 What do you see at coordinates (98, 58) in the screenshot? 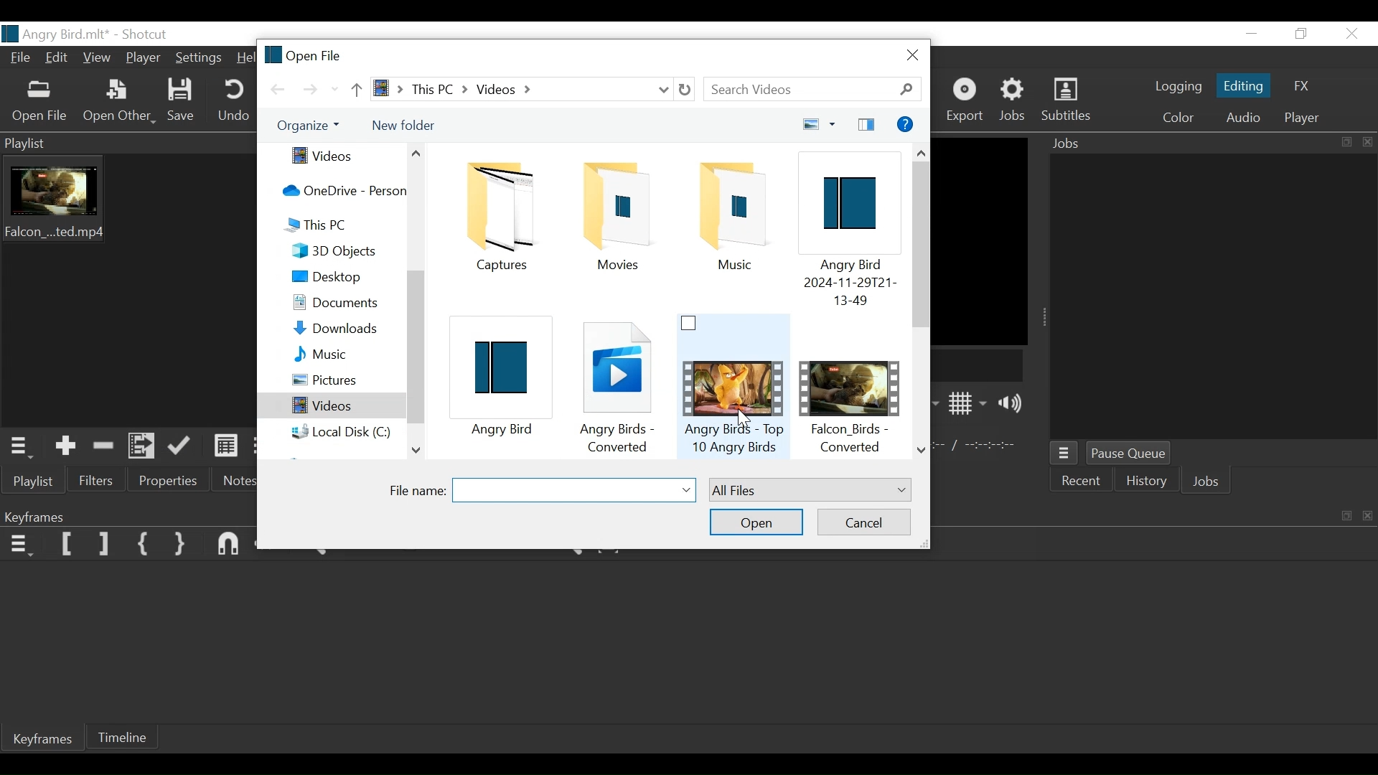
I see `View` at bounding box center [98, 58].